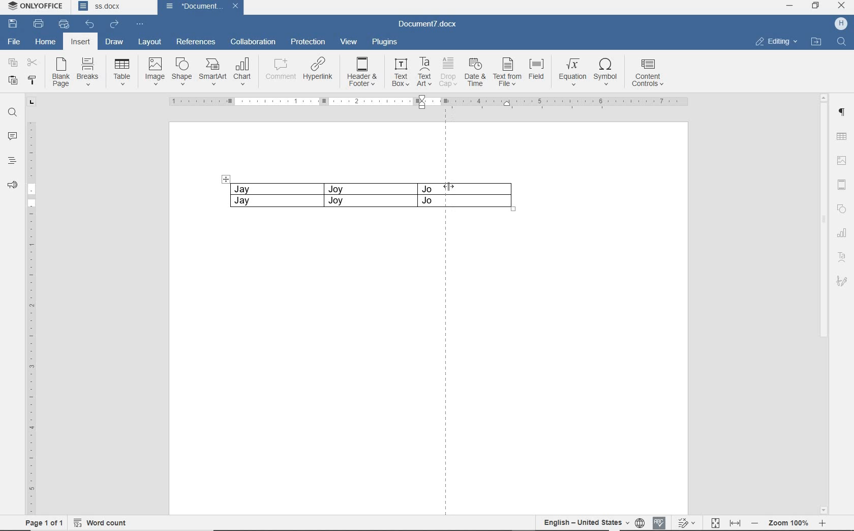 This screenshot has width=854, height=531. Describe the element at coordinates (32, 81) in the screenshot. I see `COPY STYLE` at that location.